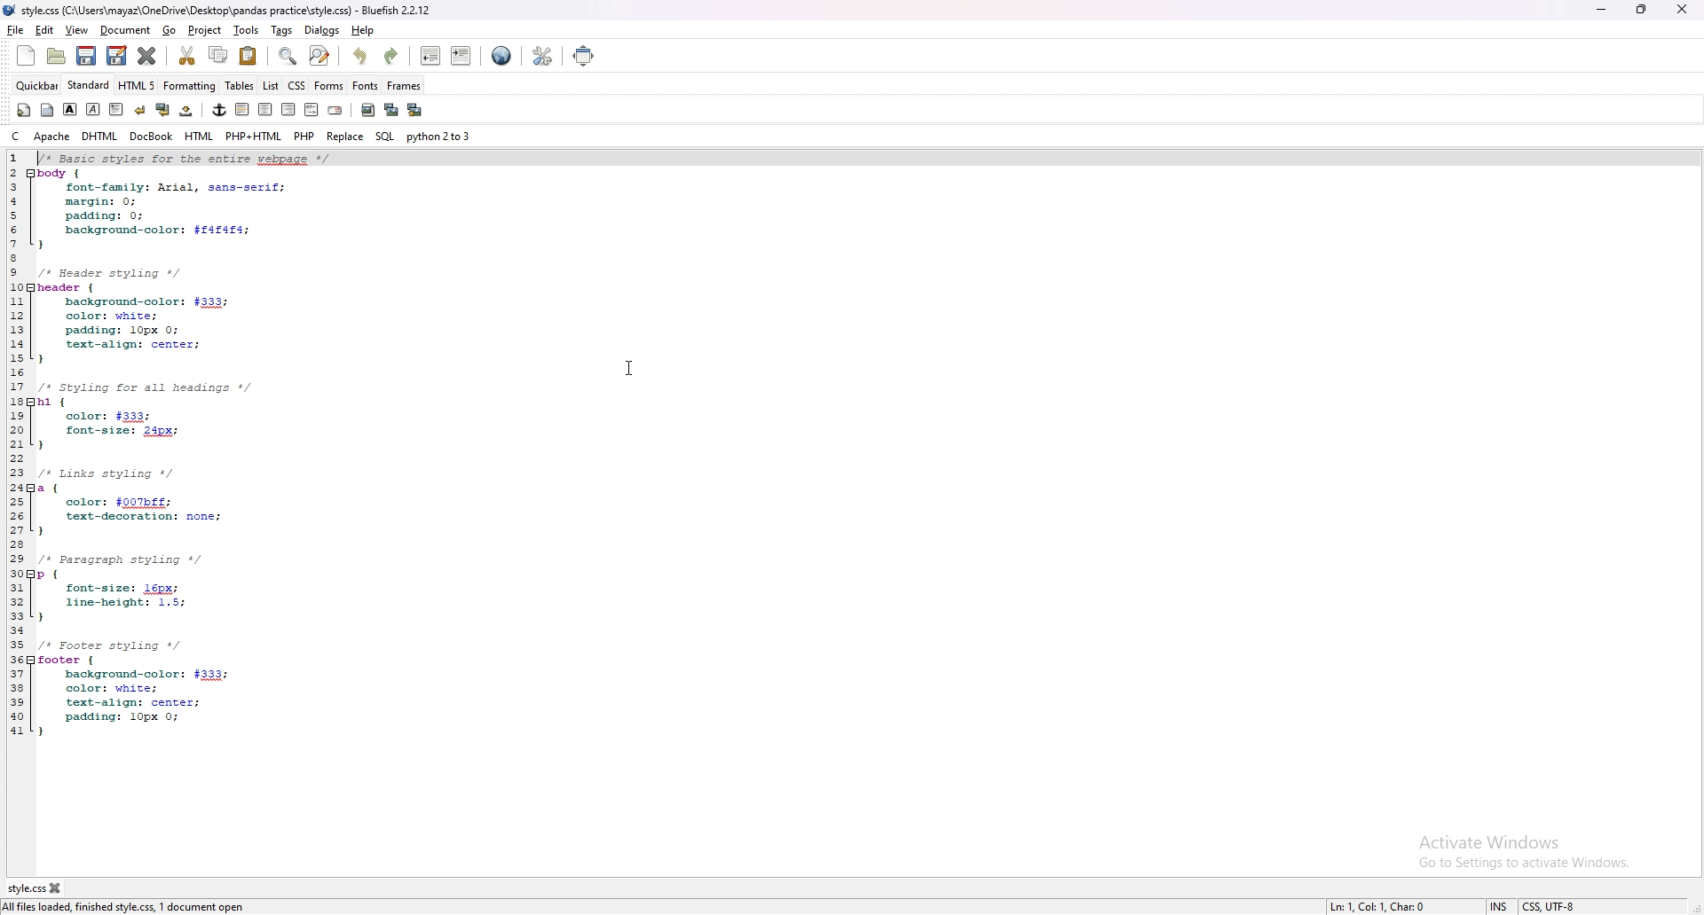 This screenshot has width=1704, height=915. What do you see at coordinates (320, 55) in the screenshot?
I see `advanced find and replace` at bounding box center [320, 55].